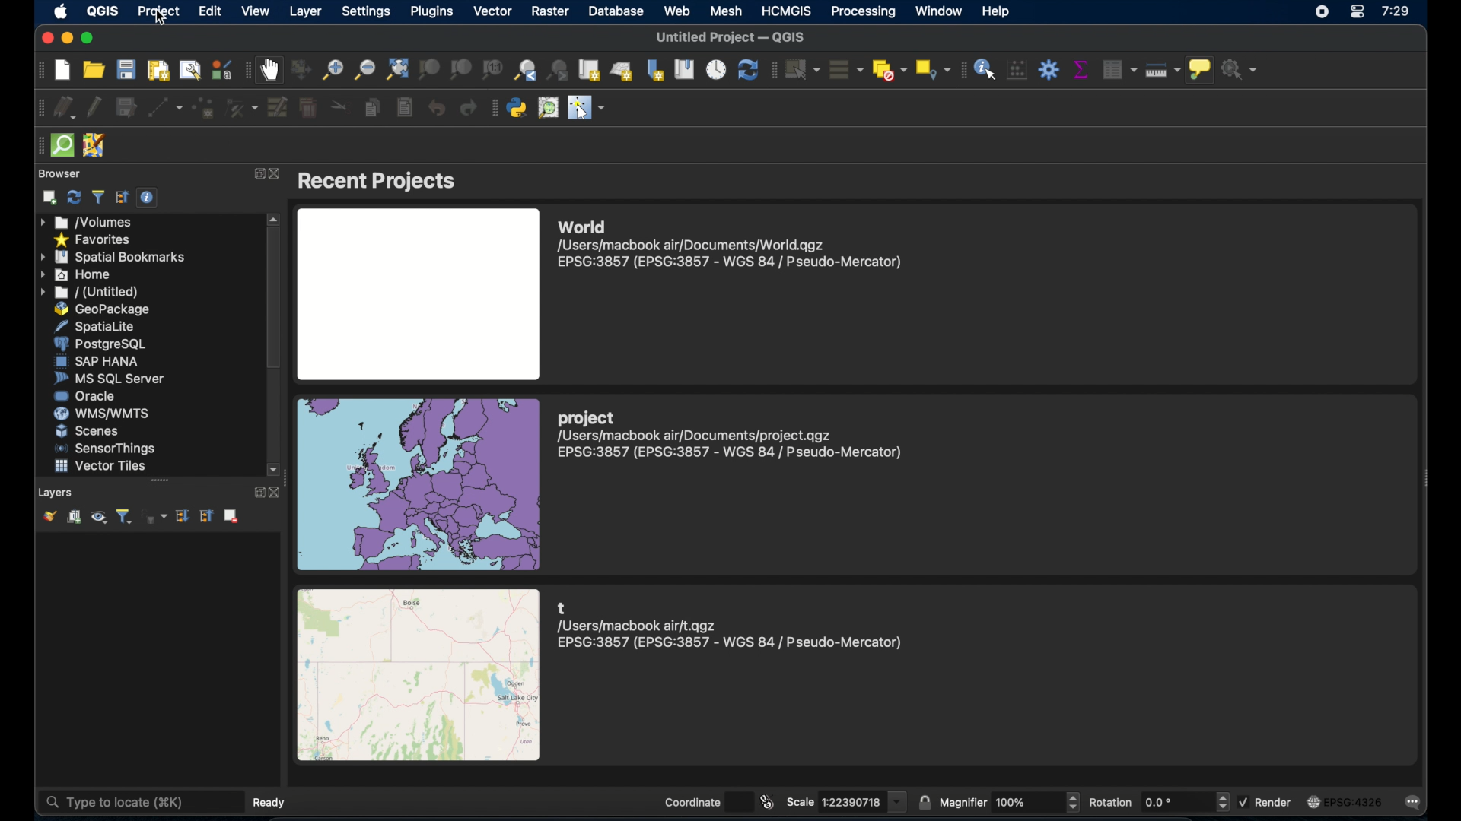 This screenshot has height=821, width=1461. I want to click on untitled, so click(88, 293).